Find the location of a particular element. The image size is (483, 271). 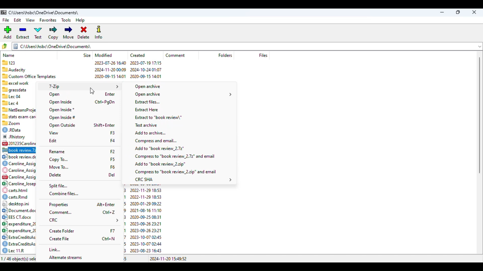

shortcut for move to is located at coordinates (112, 167).